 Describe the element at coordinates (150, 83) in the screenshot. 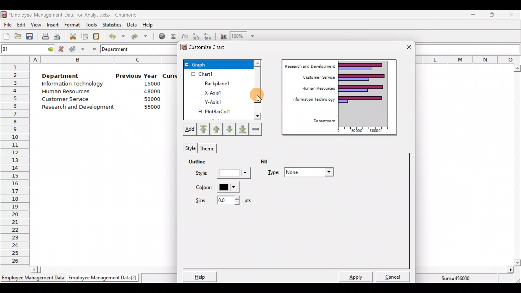

I see `15000` at that location.